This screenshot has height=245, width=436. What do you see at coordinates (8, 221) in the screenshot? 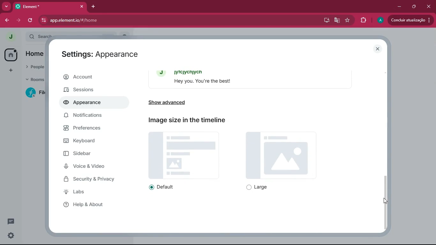
I see `conversations` at bounding box center [8, 221].